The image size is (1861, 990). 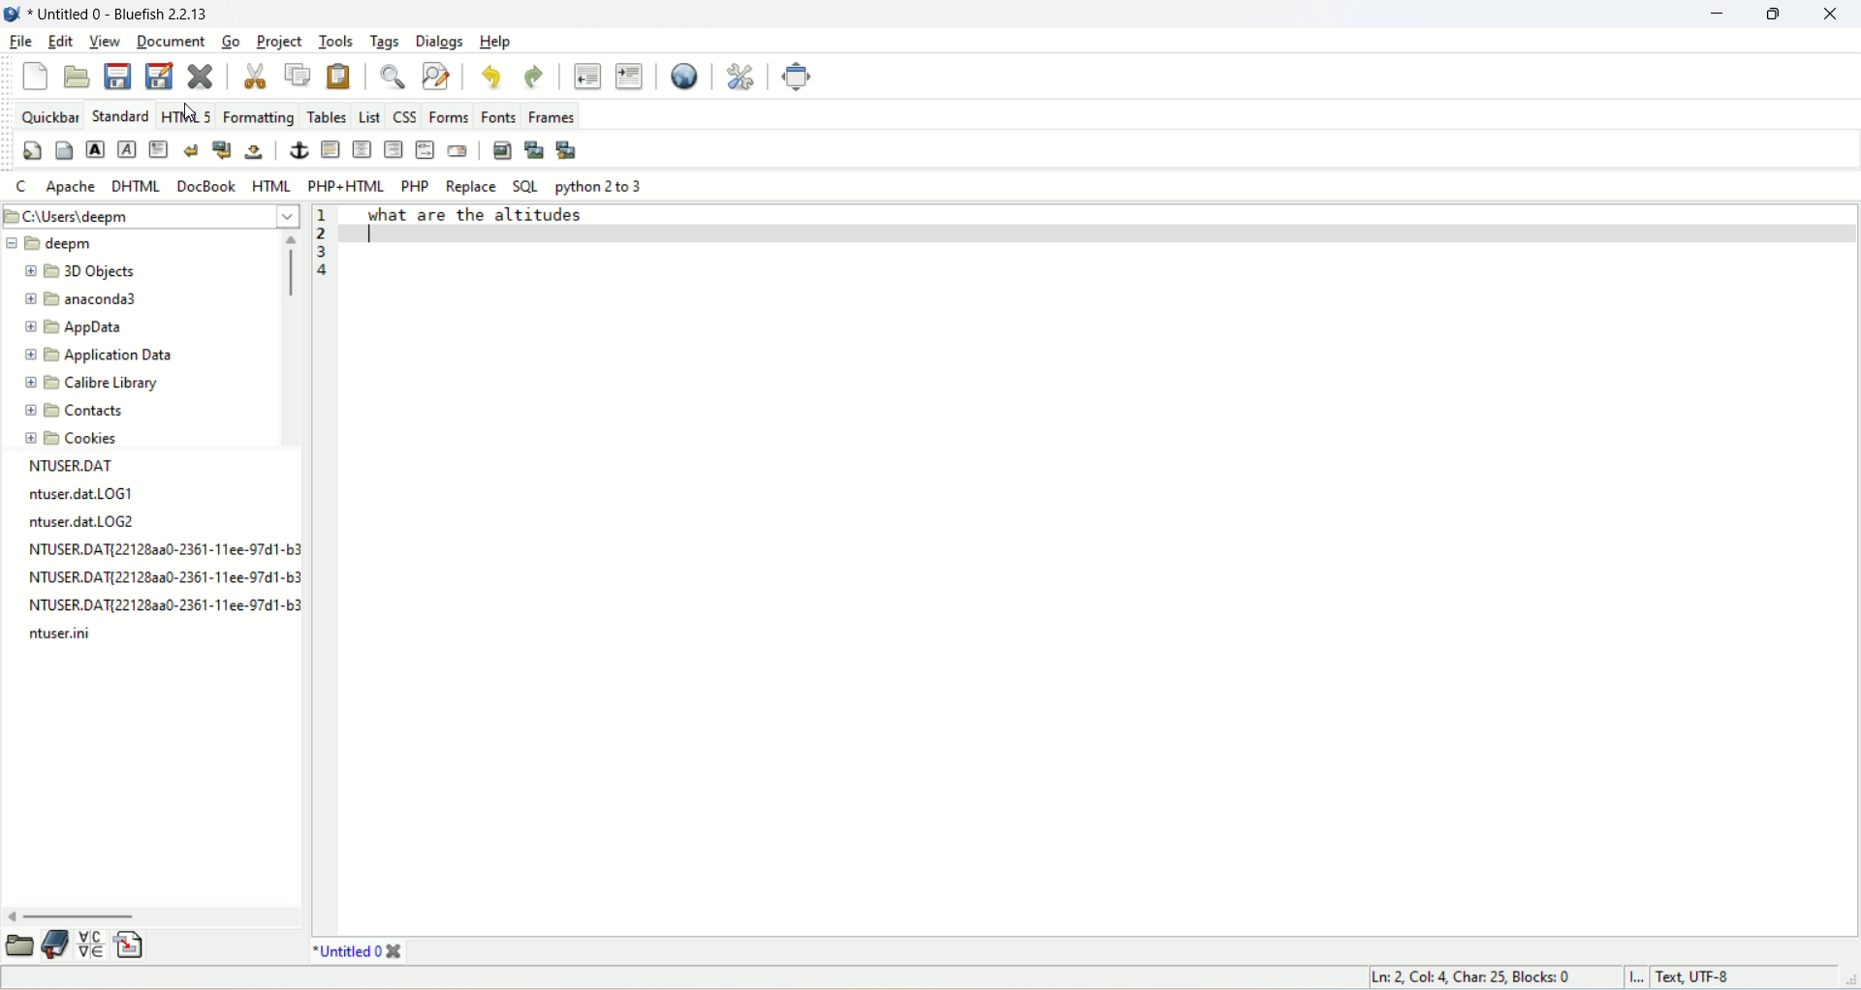 I want to click on I, so click(x=1638, y=978).